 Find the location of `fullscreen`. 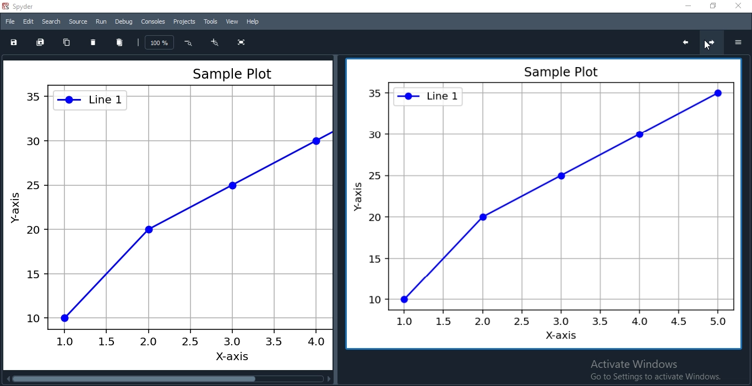

fullscreen is located at coordinates (239, 43).